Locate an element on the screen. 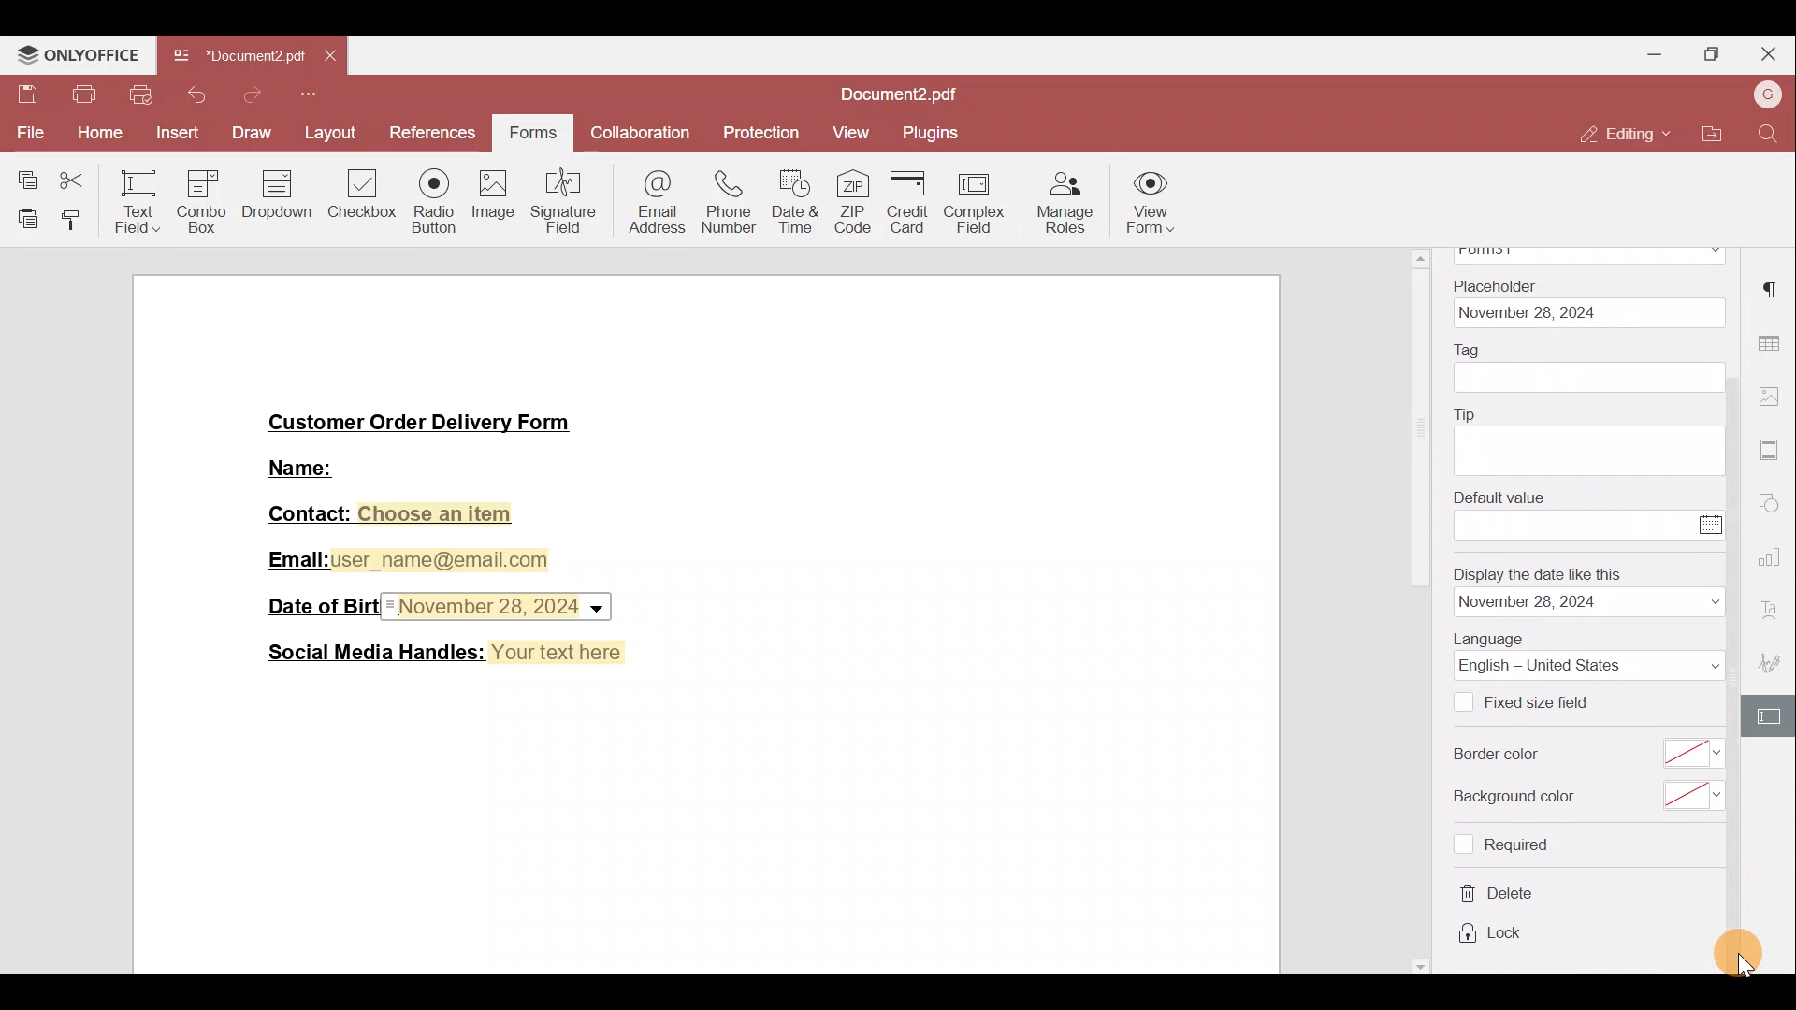 The image size is (1796, 1010). cursor is located at coordinates (1742, 961).